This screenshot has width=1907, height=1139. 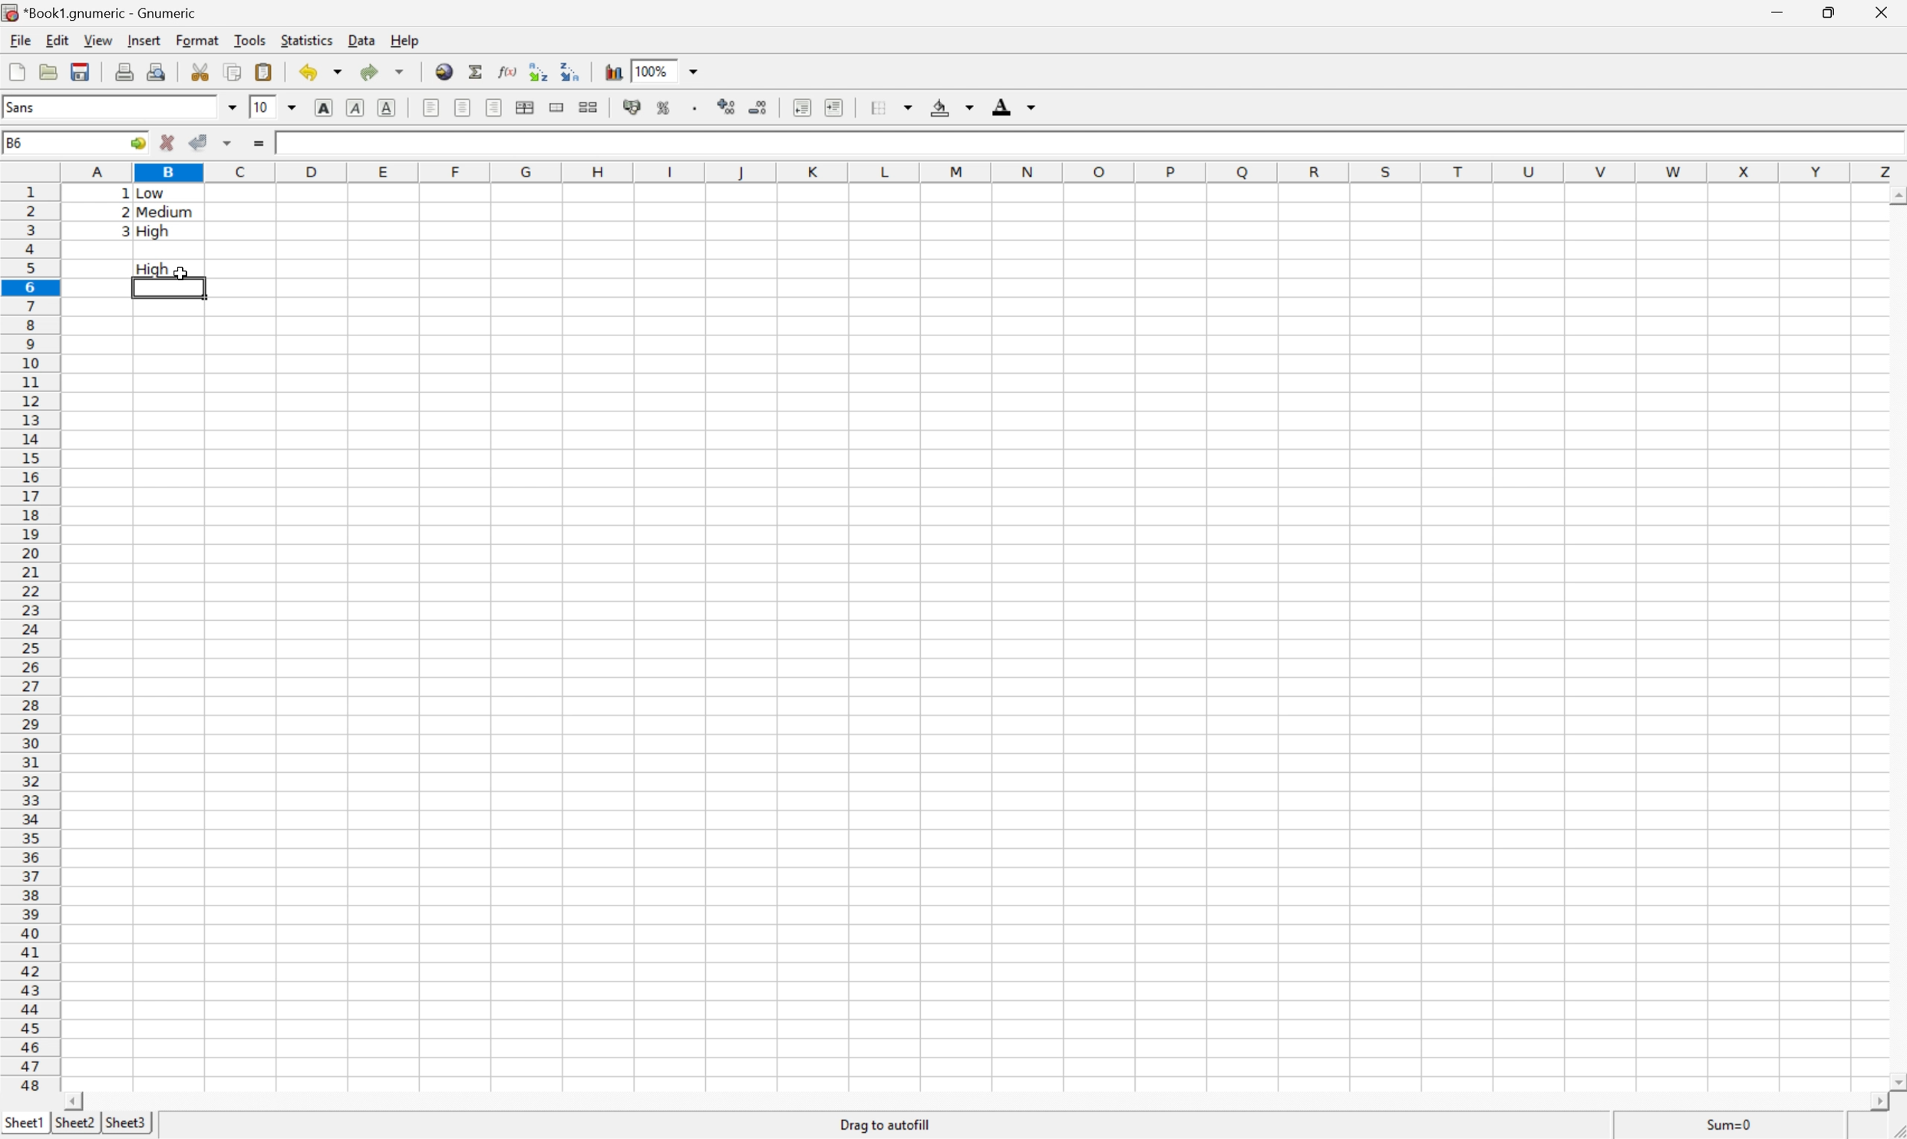 What do you see at coordinates (308, 38) in the screenshot?
I see `Statistics` at bounding box center [308, 38].